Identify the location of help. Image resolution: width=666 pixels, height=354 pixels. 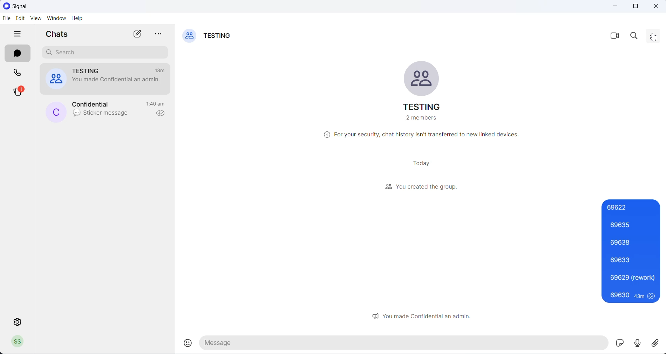
(79, 19).